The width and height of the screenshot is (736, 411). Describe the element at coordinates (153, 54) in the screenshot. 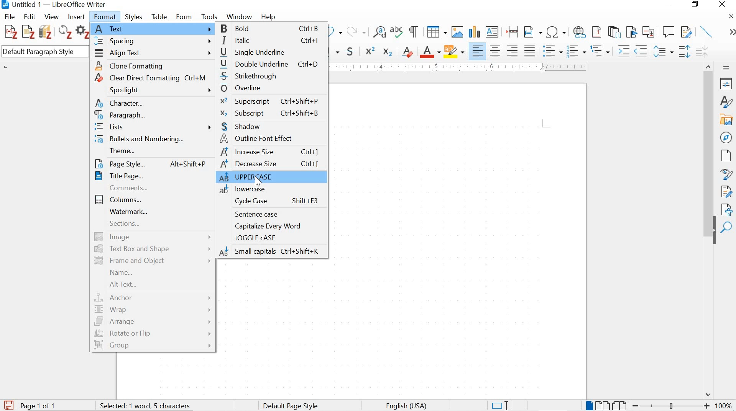

I see `align text` at that location.